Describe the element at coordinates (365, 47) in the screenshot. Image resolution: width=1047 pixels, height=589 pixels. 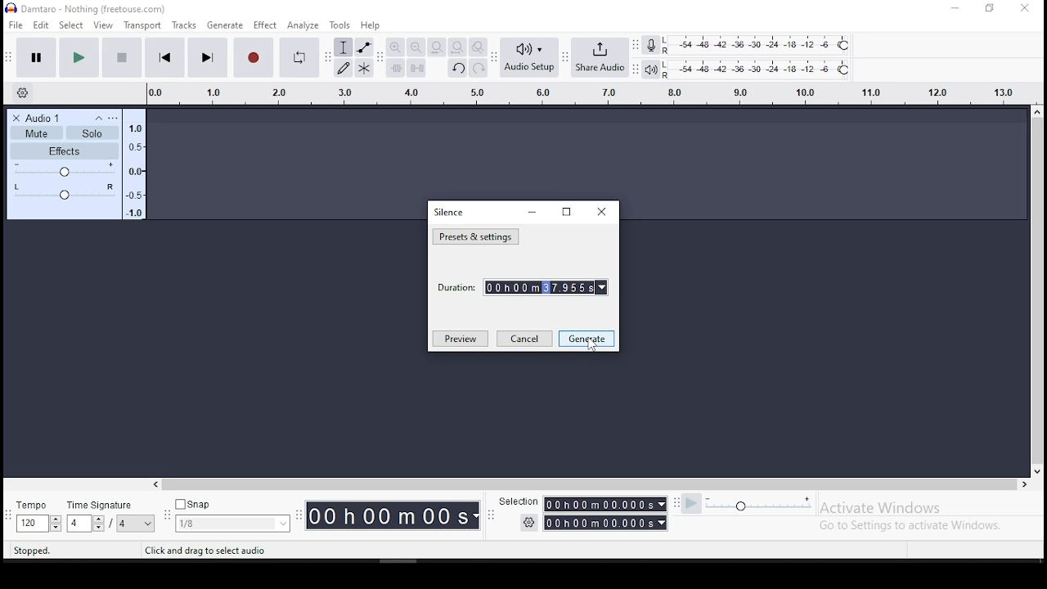
I see `envelope tool` at that location.